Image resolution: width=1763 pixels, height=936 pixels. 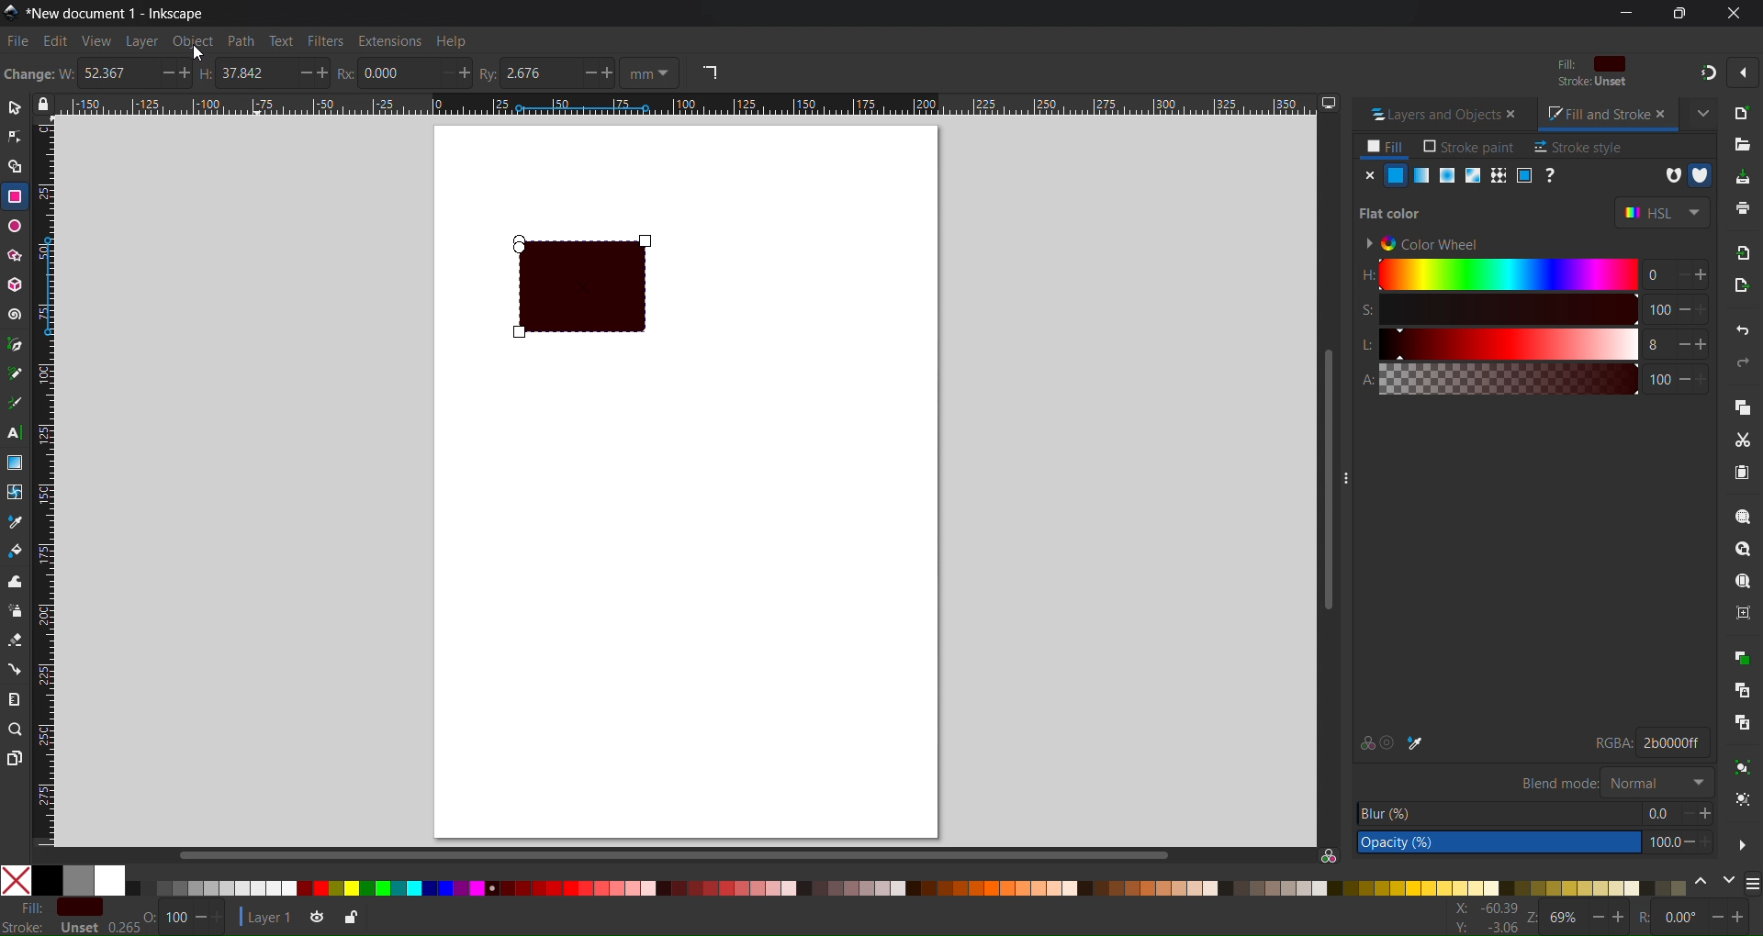 I want to click on Zoom in, so click(x=1620, y=919).